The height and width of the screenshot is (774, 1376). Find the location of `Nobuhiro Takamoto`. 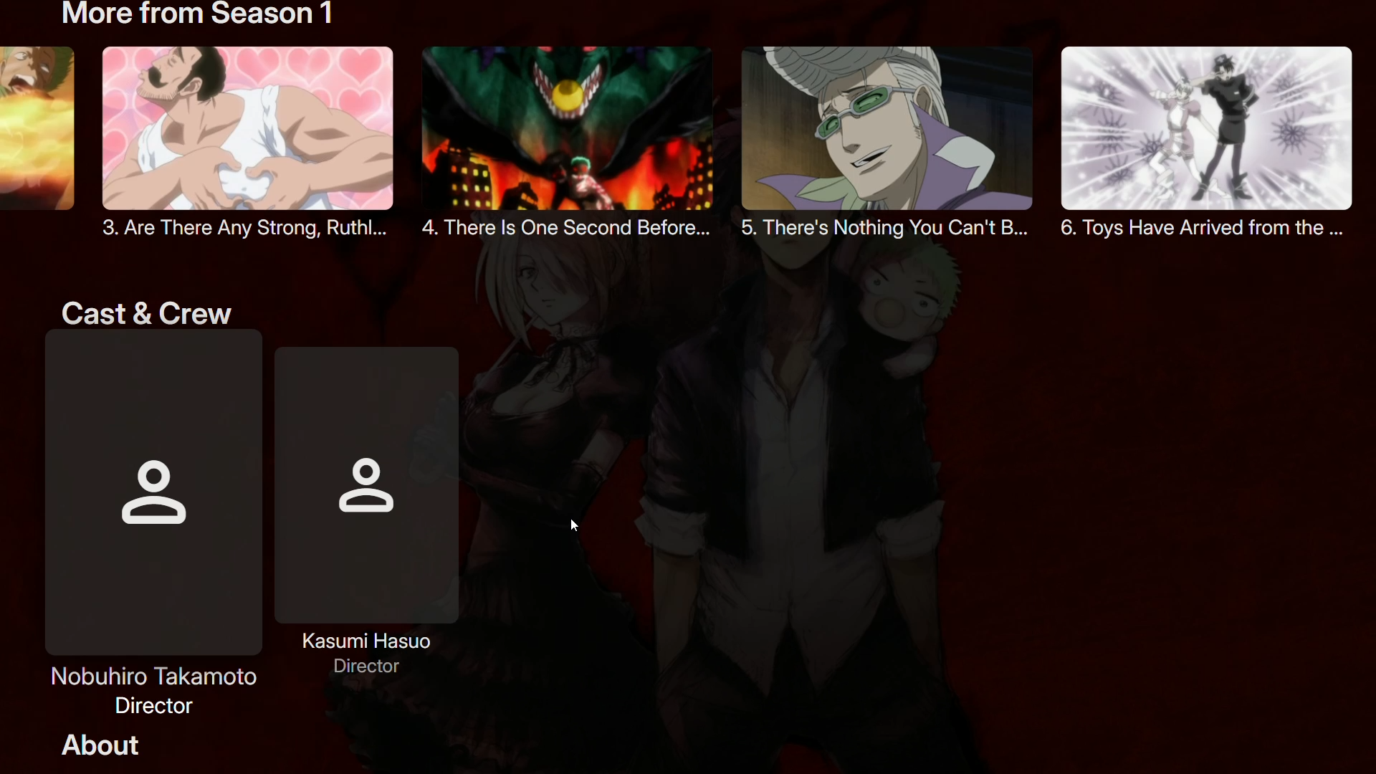

Nobuhiro Takamoto is located at coordinates (150, 526).